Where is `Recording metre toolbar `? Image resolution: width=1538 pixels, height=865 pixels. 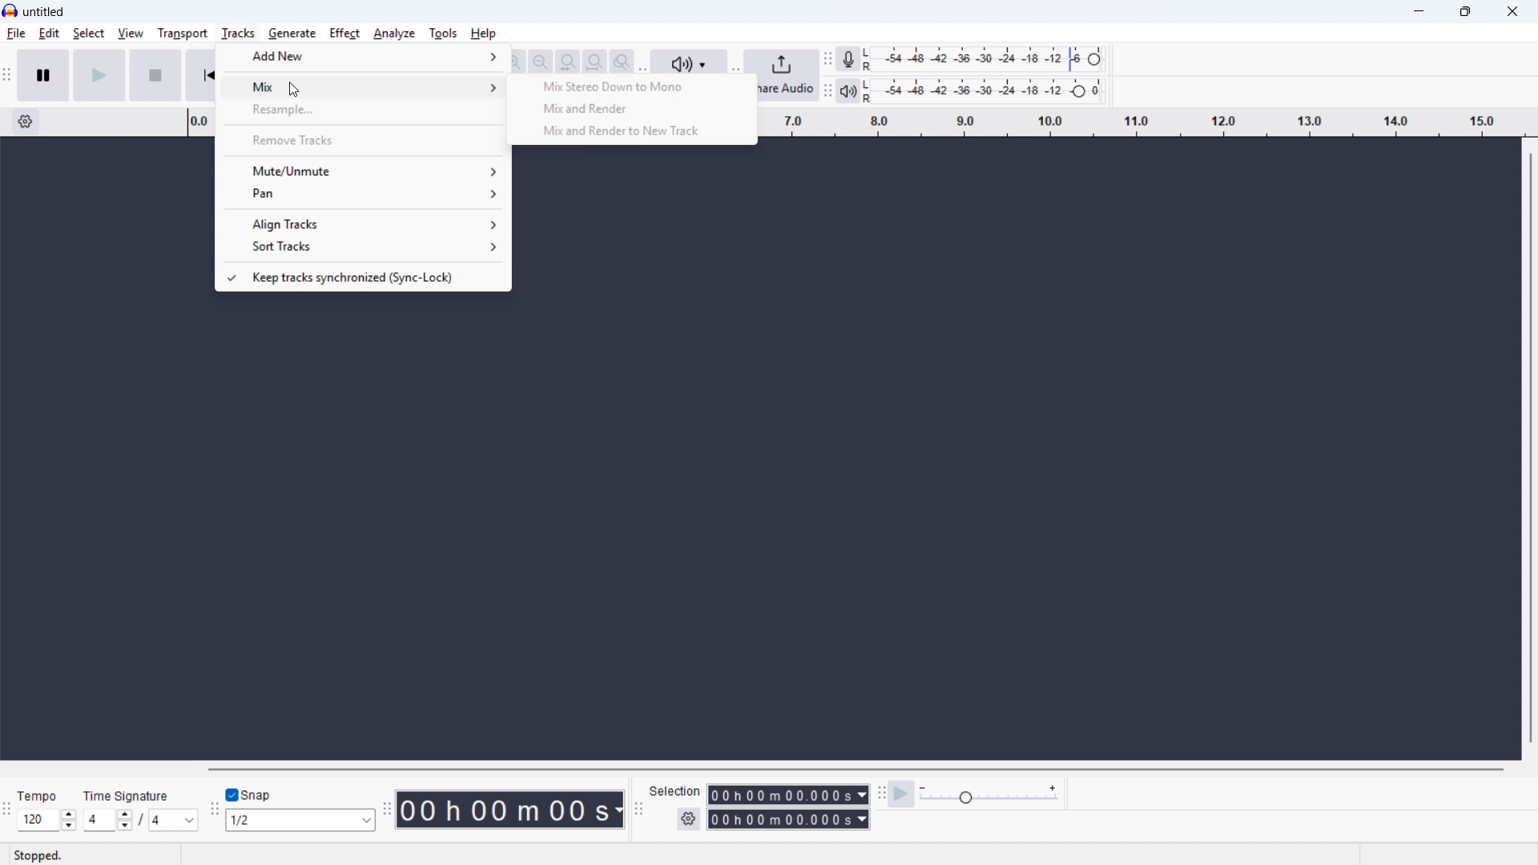 Recording metre toolbar  is located at coordinates (827, 59).